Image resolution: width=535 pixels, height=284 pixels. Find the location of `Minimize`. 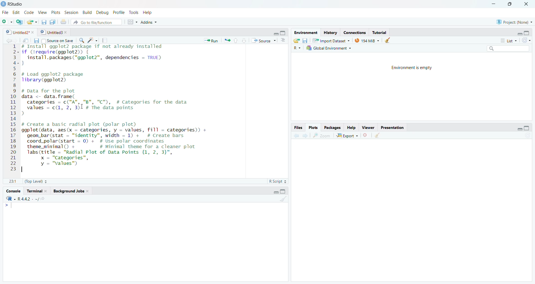

Minimize is located at coordinates (519, 34).